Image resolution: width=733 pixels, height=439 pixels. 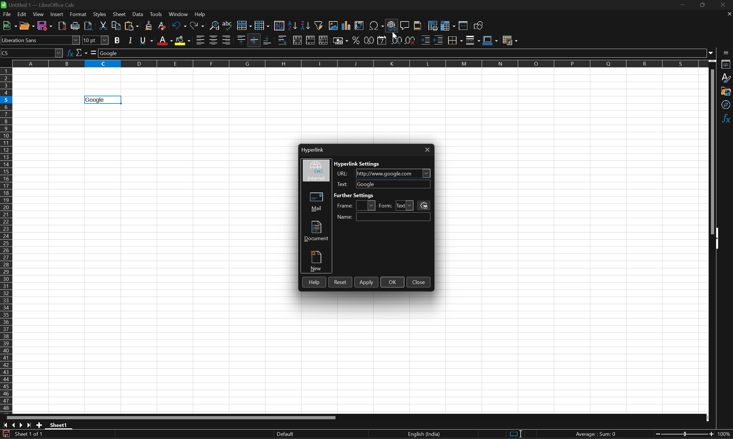 I want to click on Tools, so click(x=157, y=14).